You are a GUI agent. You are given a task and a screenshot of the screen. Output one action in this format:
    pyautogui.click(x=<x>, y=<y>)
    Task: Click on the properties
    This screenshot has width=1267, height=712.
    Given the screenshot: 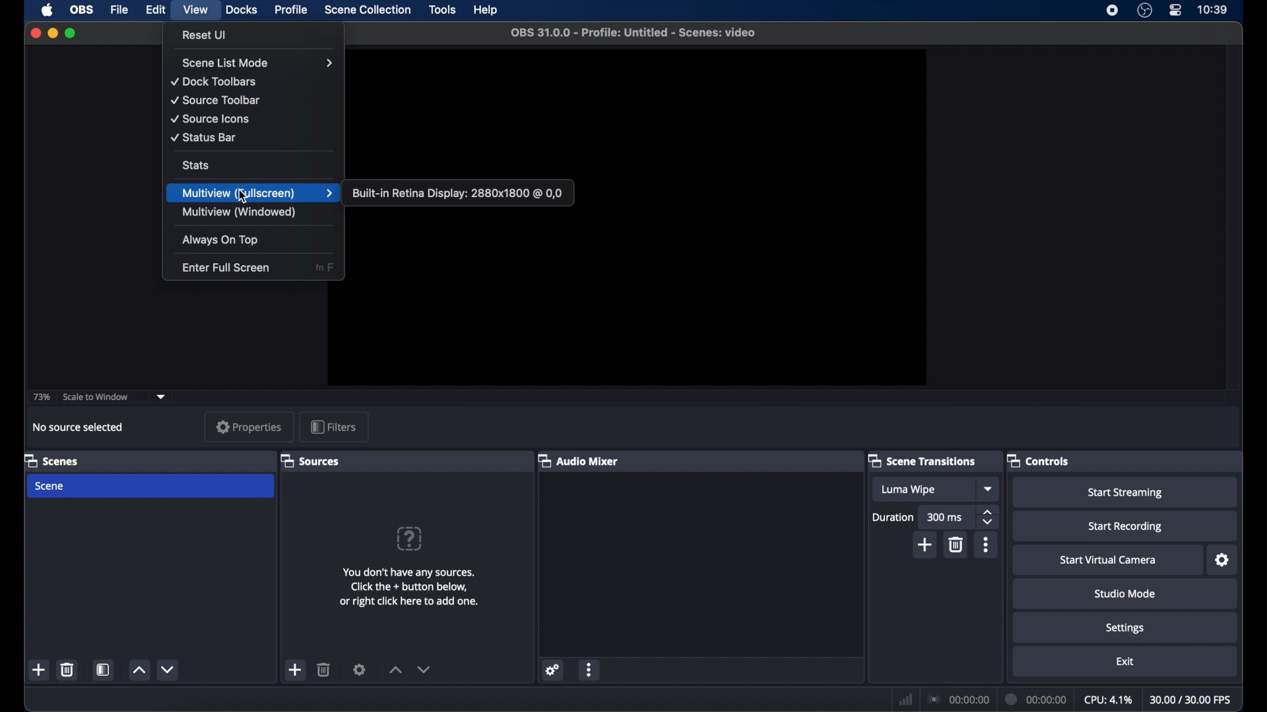 What is the action you would take?
    pyautogui.click(x=248, y=428)
    